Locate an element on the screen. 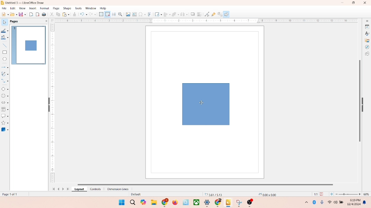  gallery is located at coordinates (367, 40).